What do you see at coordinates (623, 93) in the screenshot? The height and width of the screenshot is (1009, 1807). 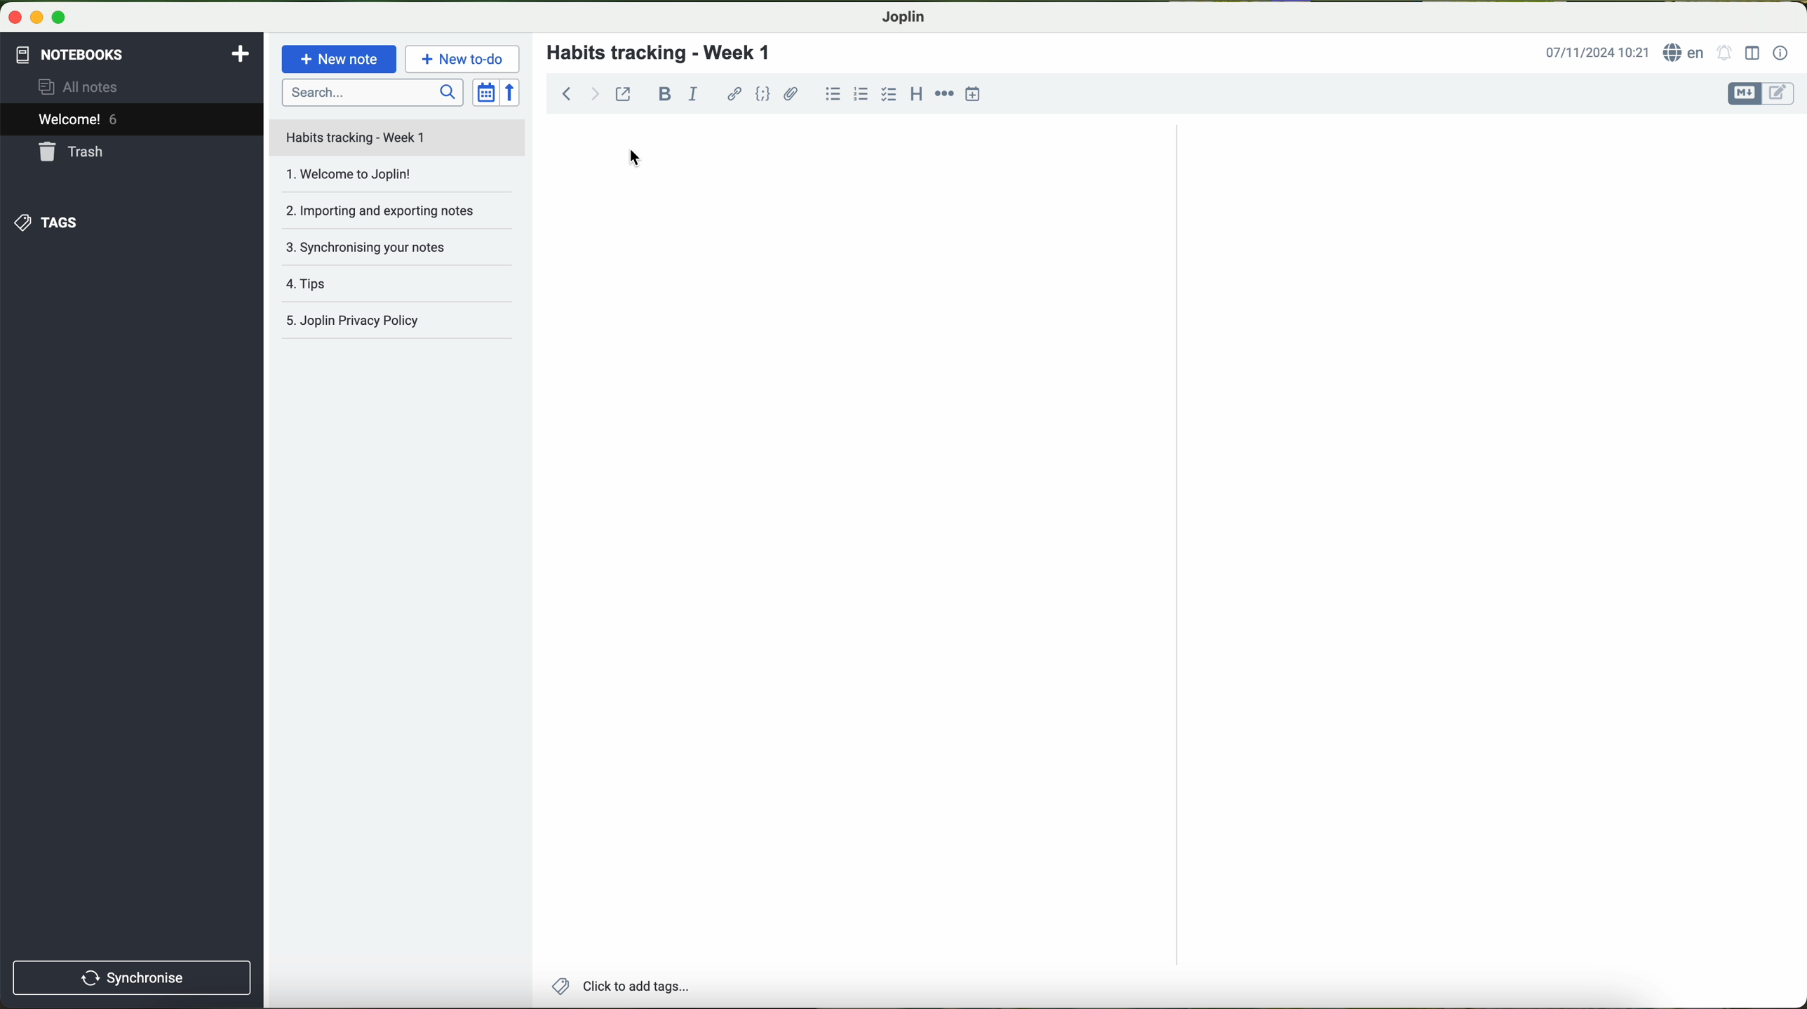 I see `toggle external editing` at bounding box center [623, 93].